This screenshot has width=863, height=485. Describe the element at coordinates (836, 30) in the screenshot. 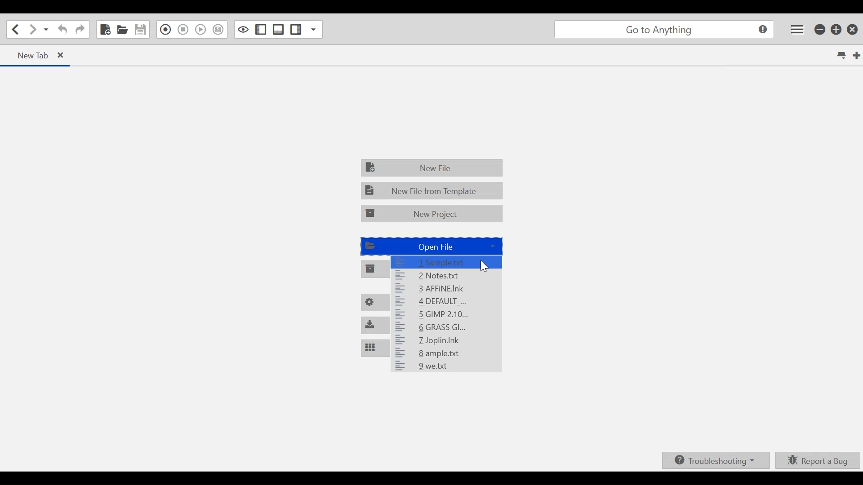

I see `Restore` at that location.